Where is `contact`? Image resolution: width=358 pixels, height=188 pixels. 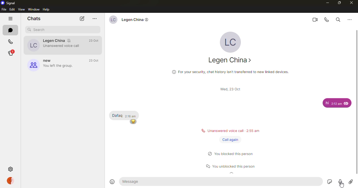
contact is located at coordinates (137, 20).